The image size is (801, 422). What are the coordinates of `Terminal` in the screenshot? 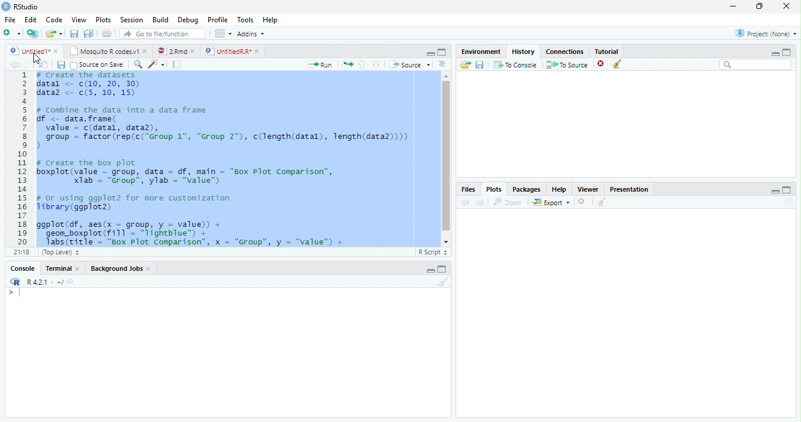 It's located at (56, 268).